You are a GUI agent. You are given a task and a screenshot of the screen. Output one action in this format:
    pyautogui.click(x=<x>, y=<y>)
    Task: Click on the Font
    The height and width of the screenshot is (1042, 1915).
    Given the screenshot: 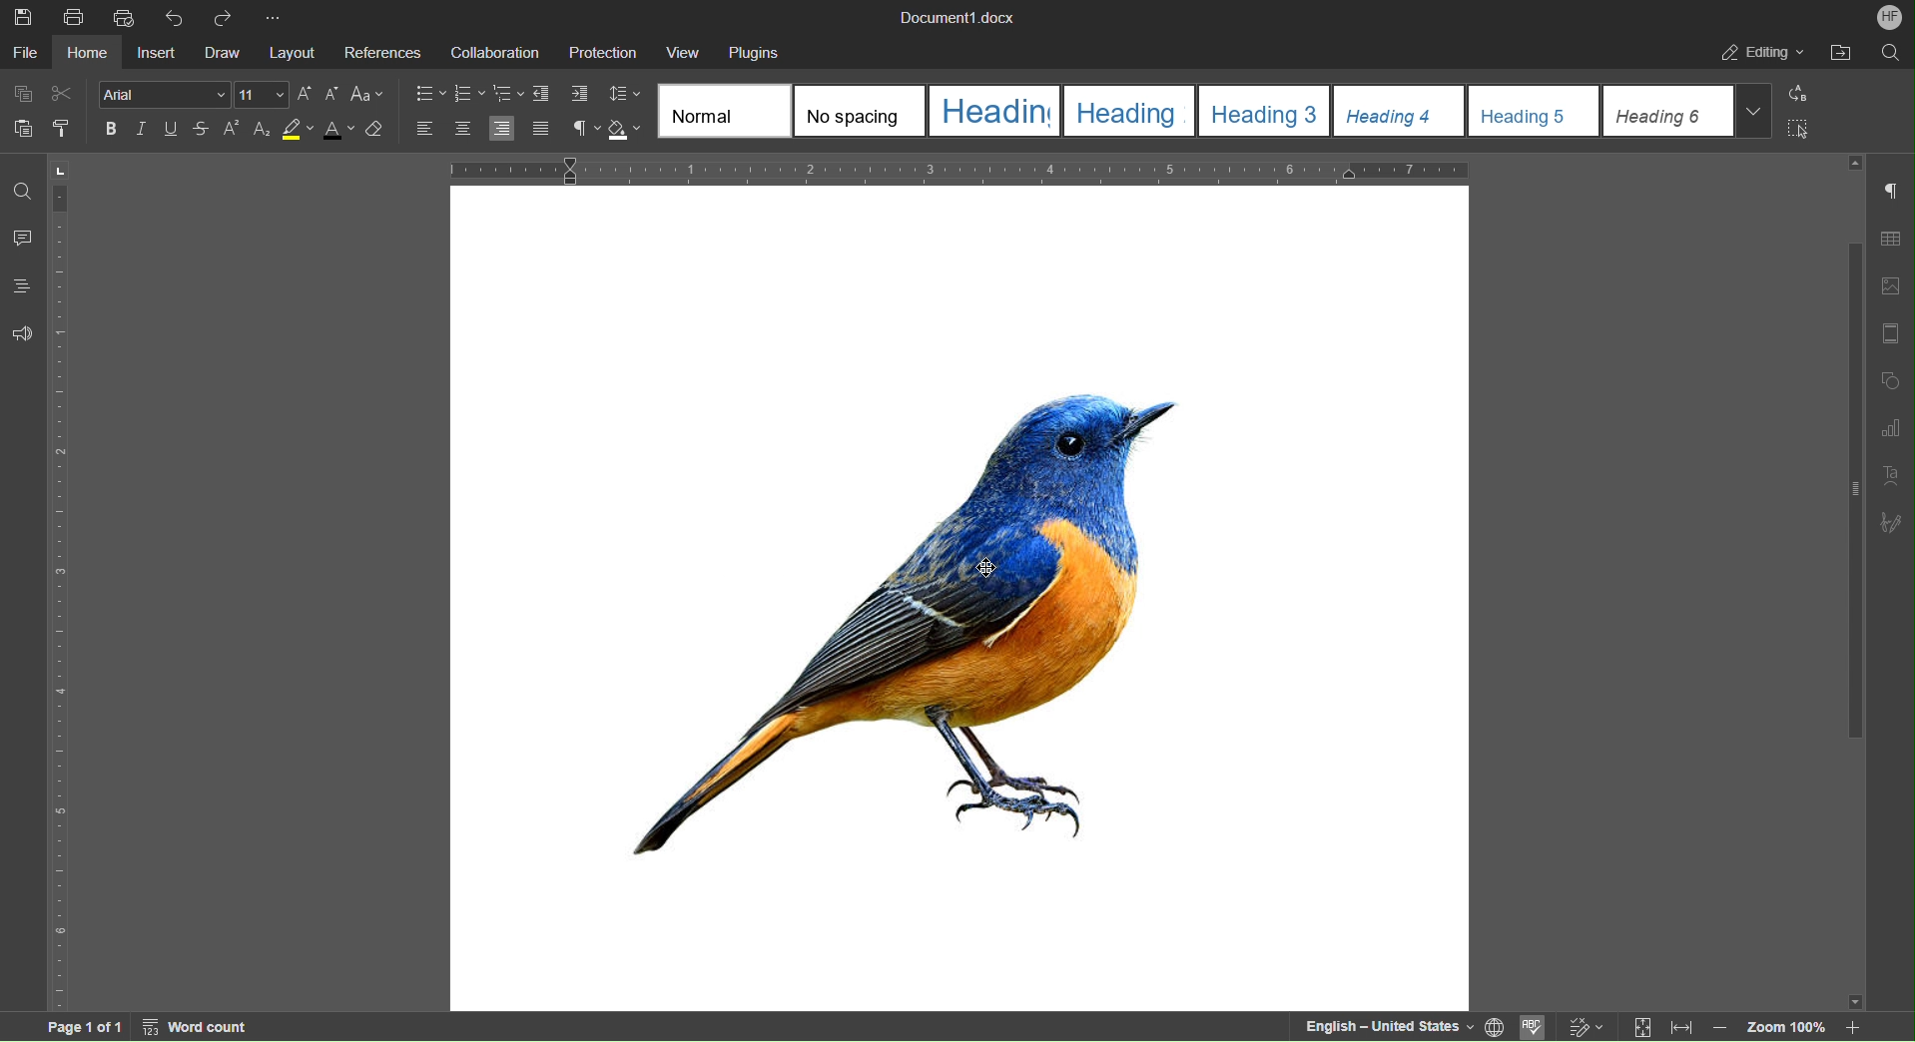 What is the action you would take?
    pyautogui.click(x=166, y=94)
    